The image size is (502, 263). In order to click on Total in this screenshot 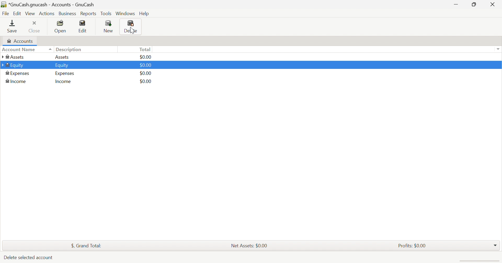, I will do `click(146, 49)`.